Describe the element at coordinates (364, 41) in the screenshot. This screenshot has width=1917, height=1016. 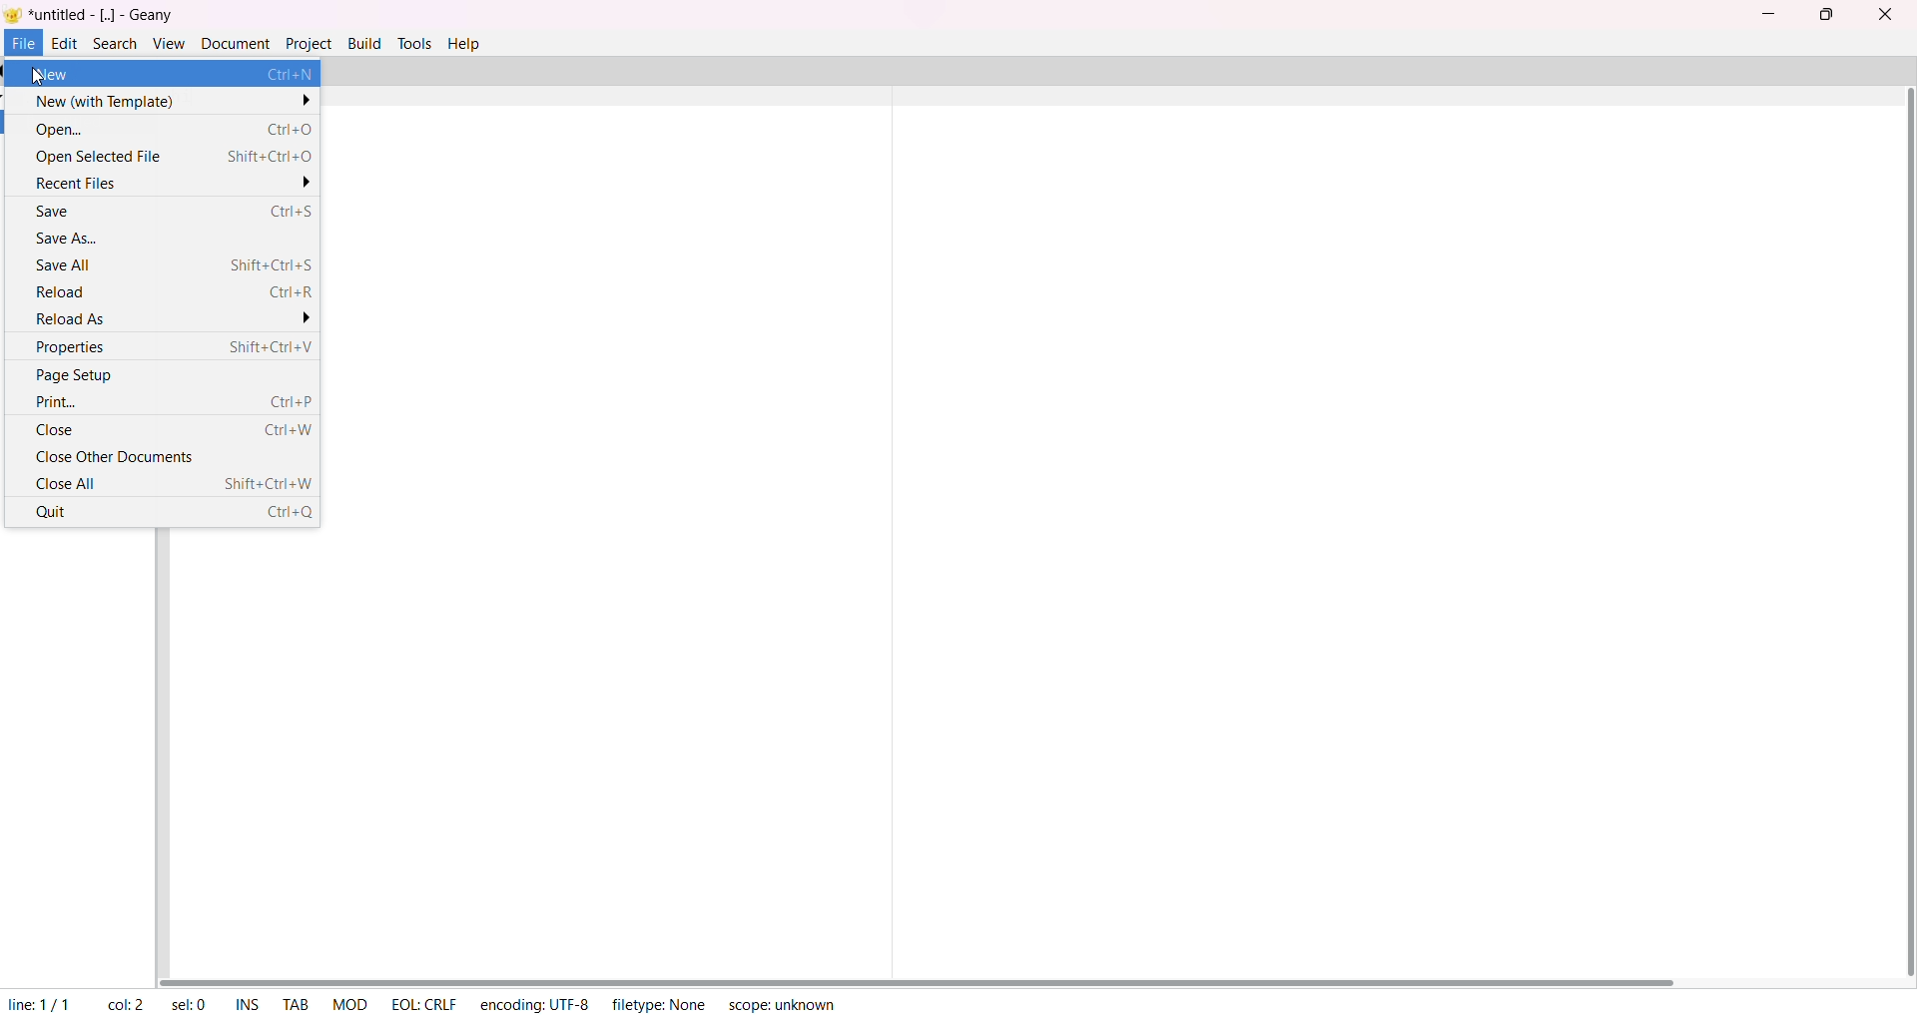
I see `build` at that location.